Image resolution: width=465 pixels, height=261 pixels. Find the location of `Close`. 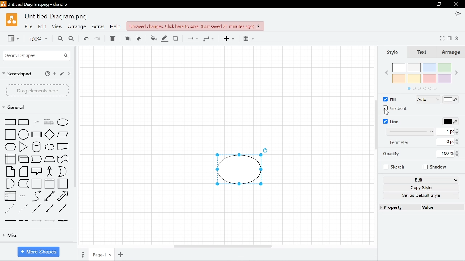

Close is located at coordinates (69, 74).